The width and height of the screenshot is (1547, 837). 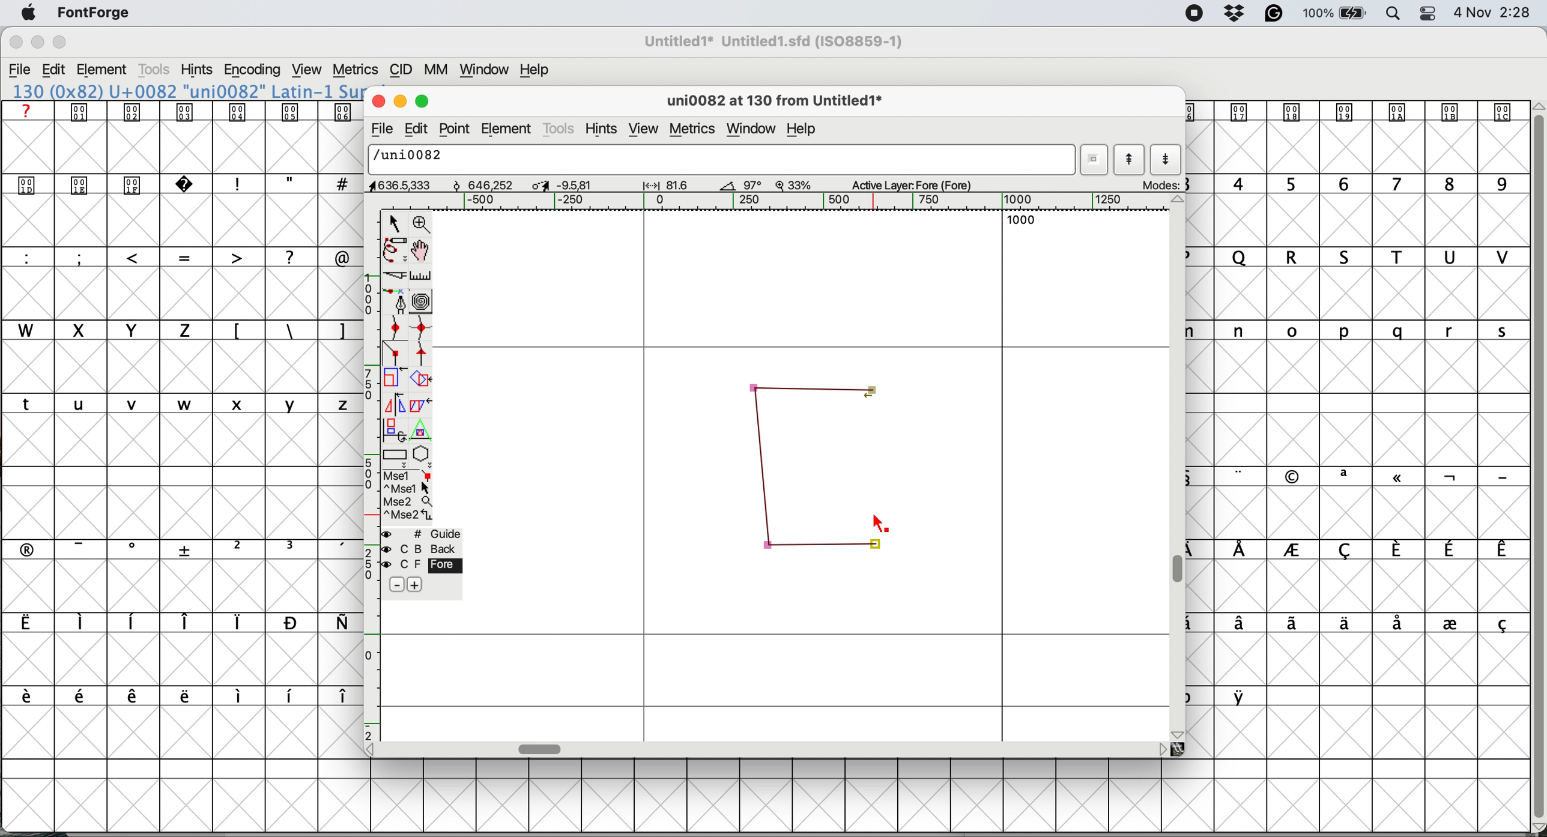 What do you see at coordinates (395, 380) in the screenshot?
I see `scale the selection` at bounding box center [395, 380].